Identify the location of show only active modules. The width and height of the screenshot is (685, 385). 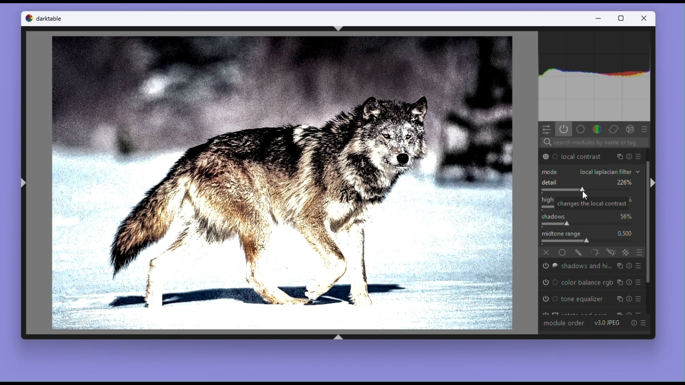
(565, 129).